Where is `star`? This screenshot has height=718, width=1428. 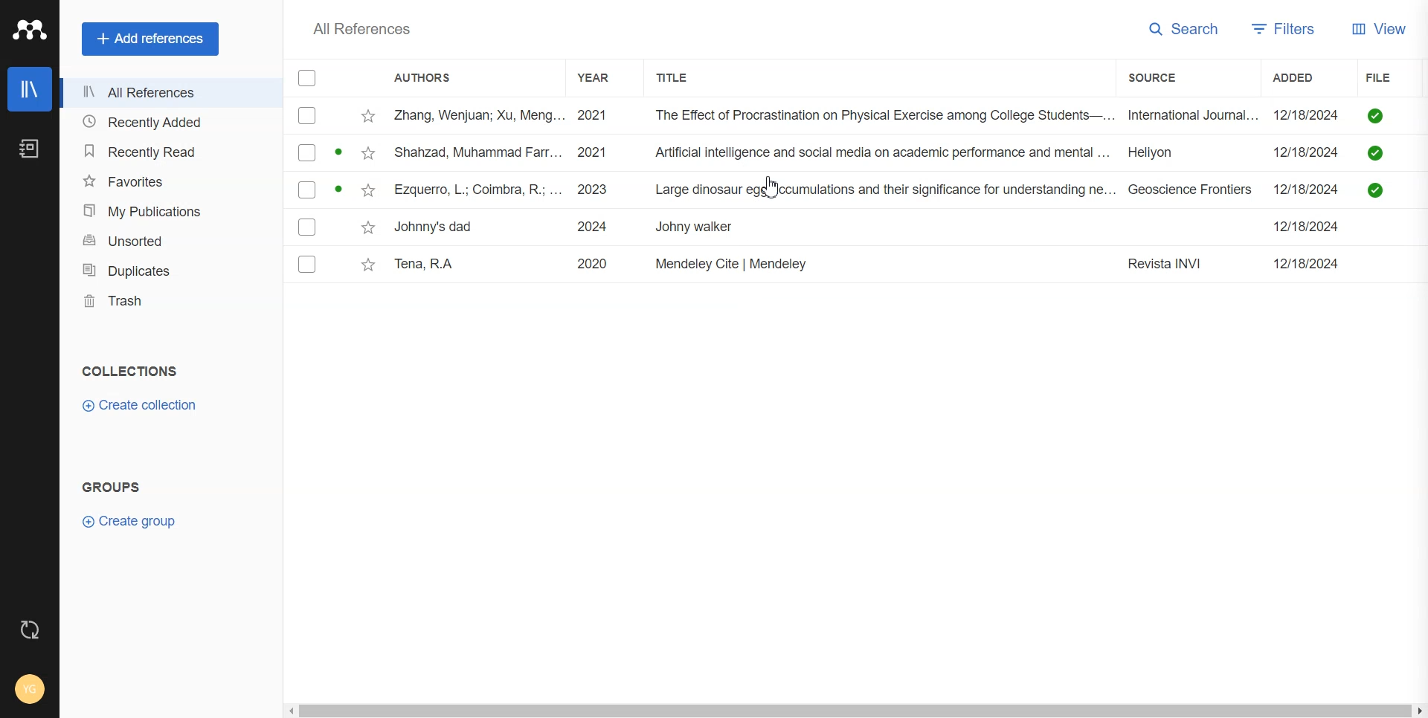
star is located at coordinates (368, 225).